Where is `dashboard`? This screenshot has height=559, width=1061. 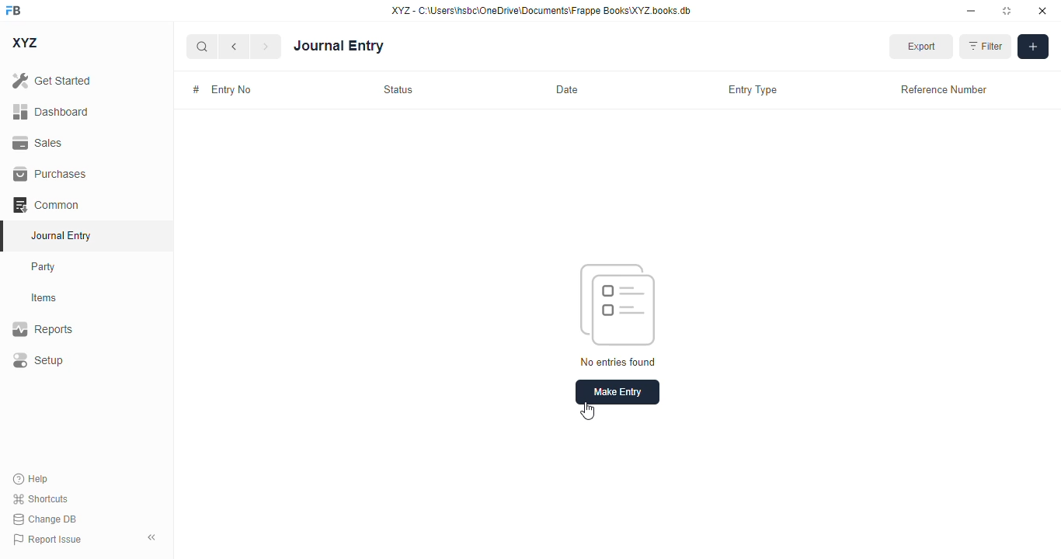 dashboard is located at coordinates (51, 112).